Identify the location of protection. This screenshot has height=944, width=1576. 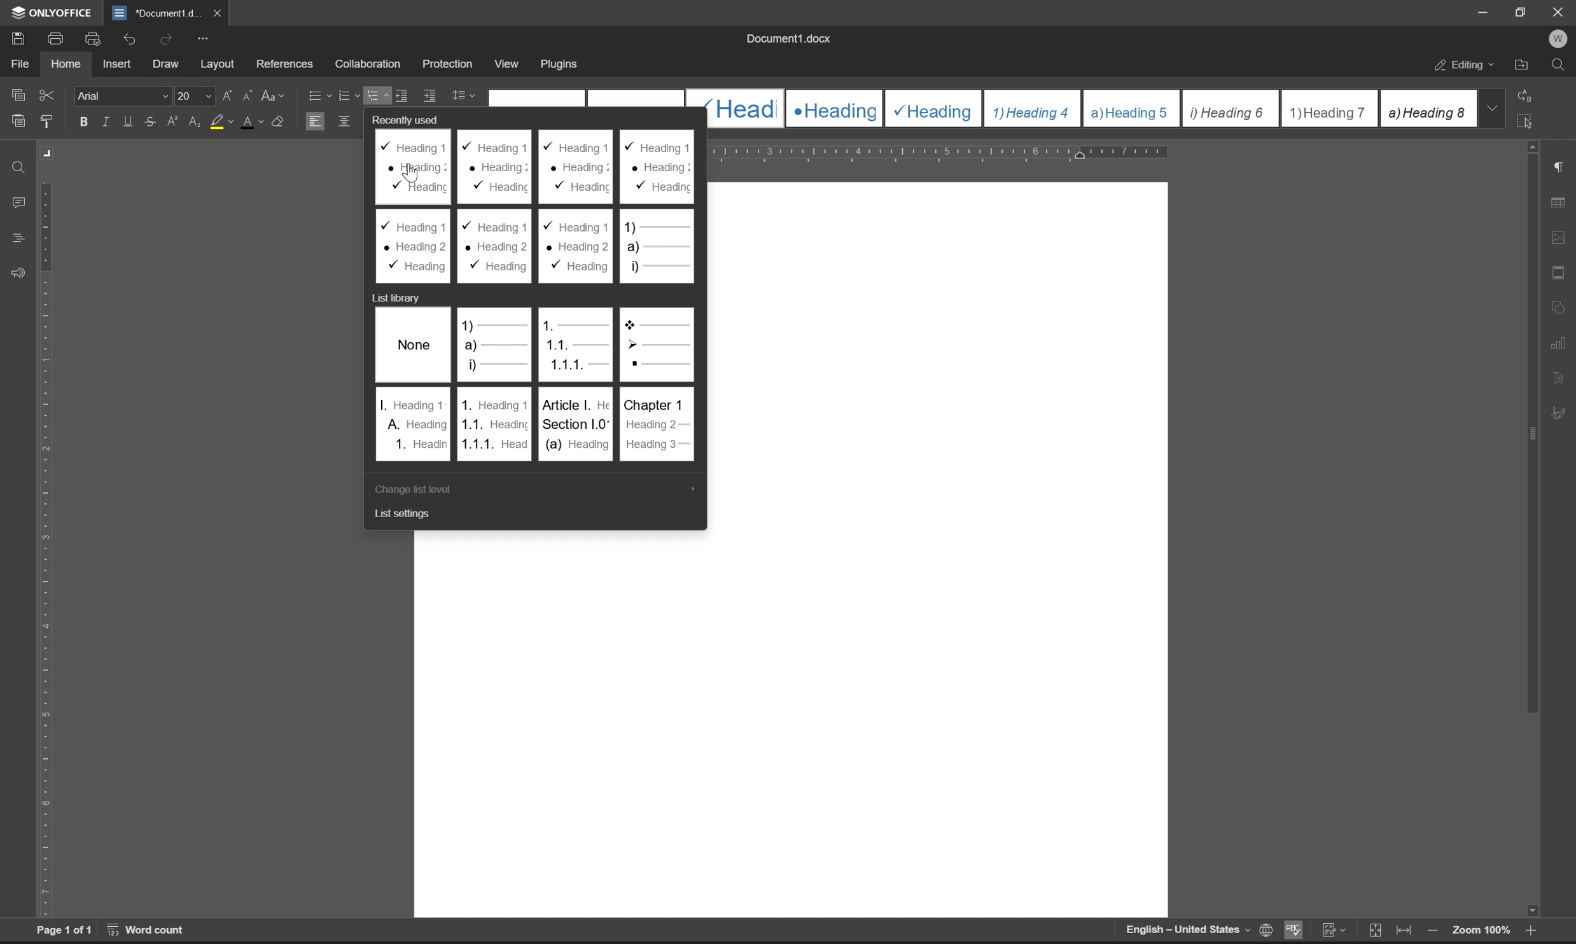
(449, 63).